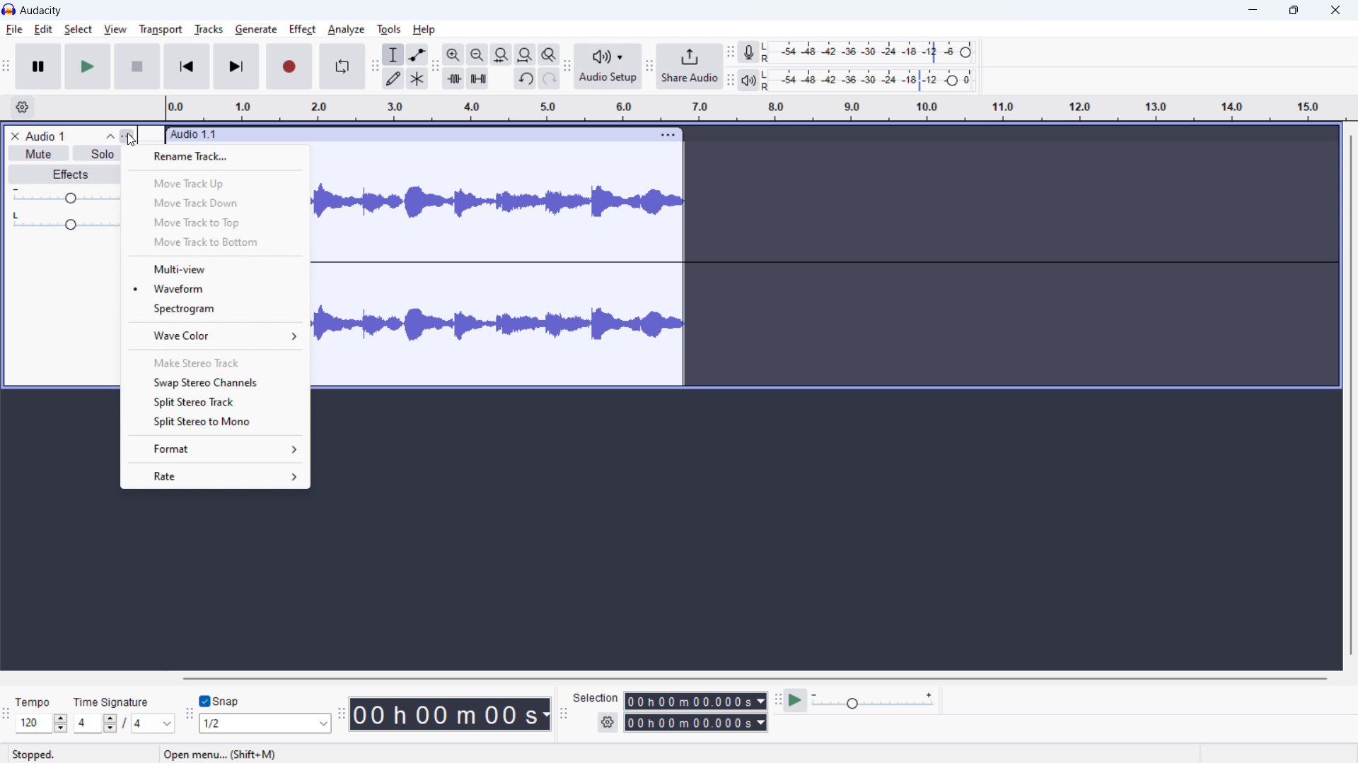 Image resolution: width=1358 pixels, height=763 pixels. What do you see at coordinates (216, 242) in the screenshot?
I see `move track to bottom` at bounding box center [216, 242].